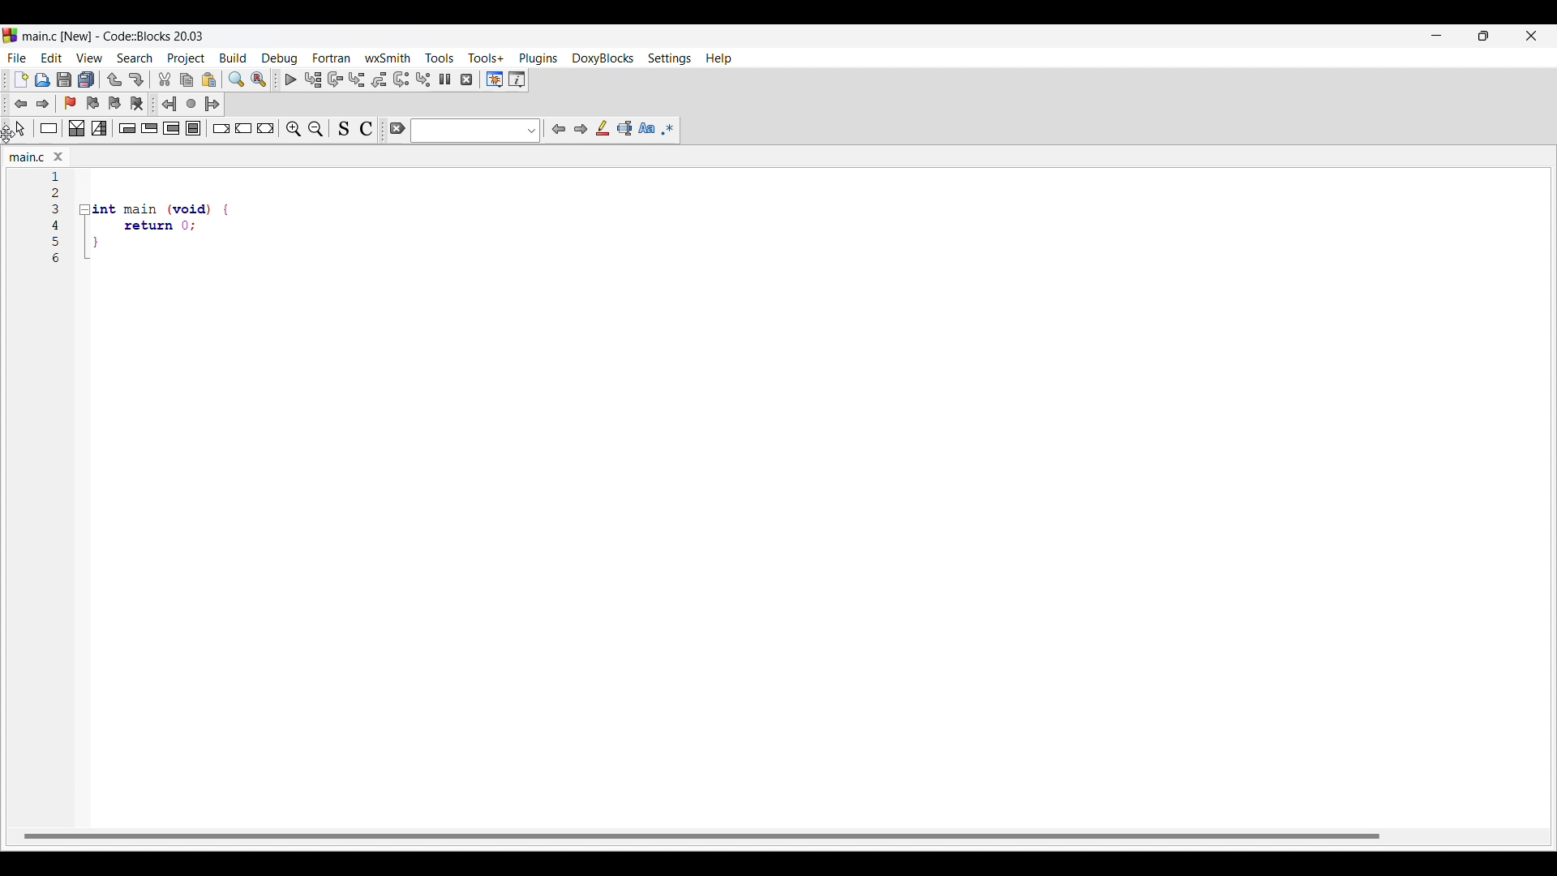 The image size is (1557, 876). I want to click on Current code, so click(57, 176).